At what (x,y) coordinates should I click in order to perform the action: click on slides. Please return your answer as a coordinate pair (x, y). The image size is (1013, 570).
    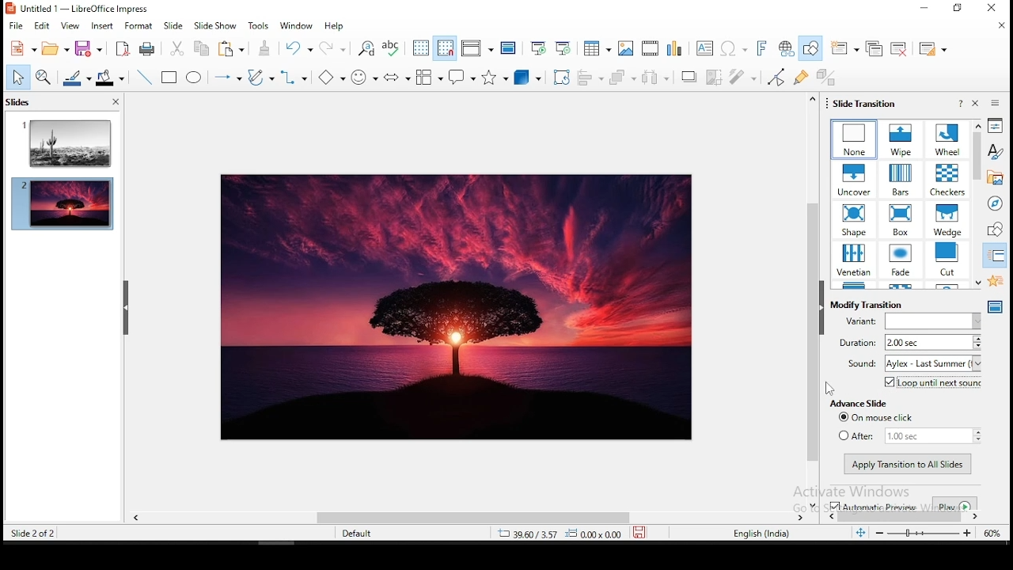
    Looking at the image, I should click on (21, 101).